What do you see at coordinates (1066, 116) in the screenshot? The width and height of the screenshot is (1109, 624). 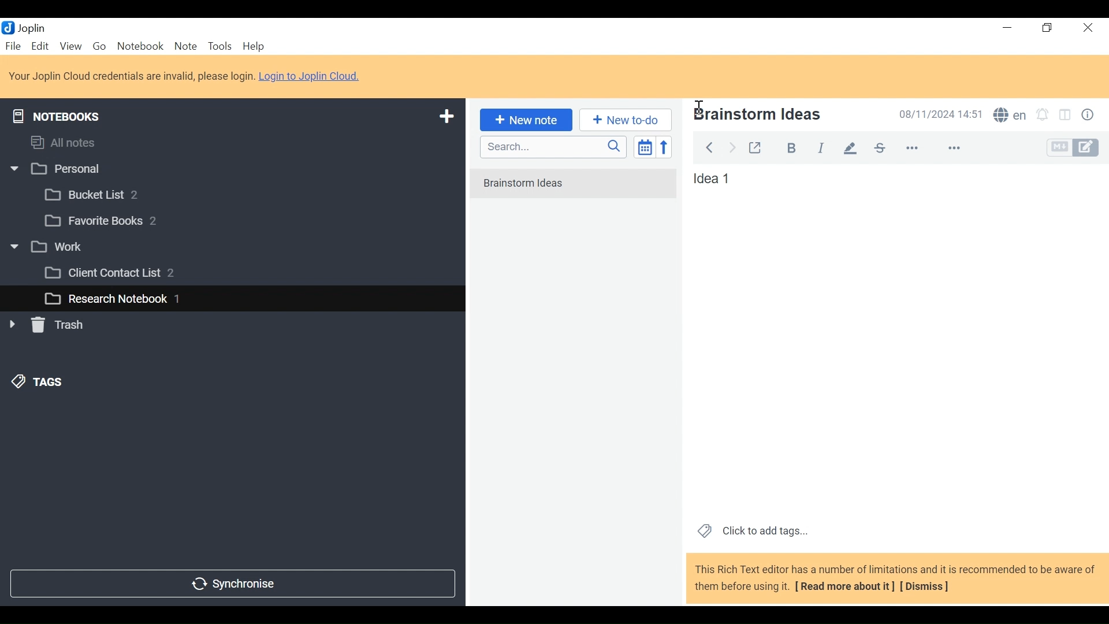 I see `Toggle Editor layout` at bounding box center [1066, 116].